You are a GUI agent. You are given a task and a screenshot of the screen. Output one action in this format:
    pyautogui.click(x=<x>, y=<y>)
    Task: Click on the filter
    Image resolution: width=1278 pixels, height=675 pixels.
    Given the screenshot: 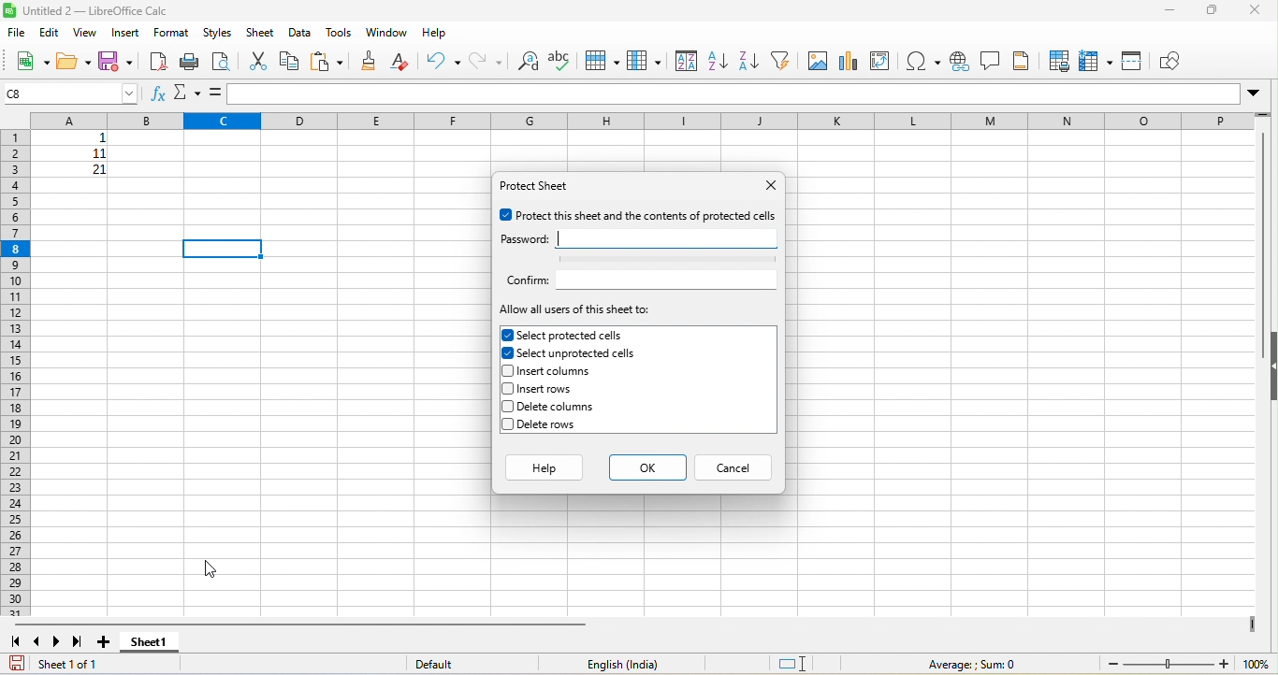 What is the action you would take?
    pyautogui.click(x=779, y=60)
    